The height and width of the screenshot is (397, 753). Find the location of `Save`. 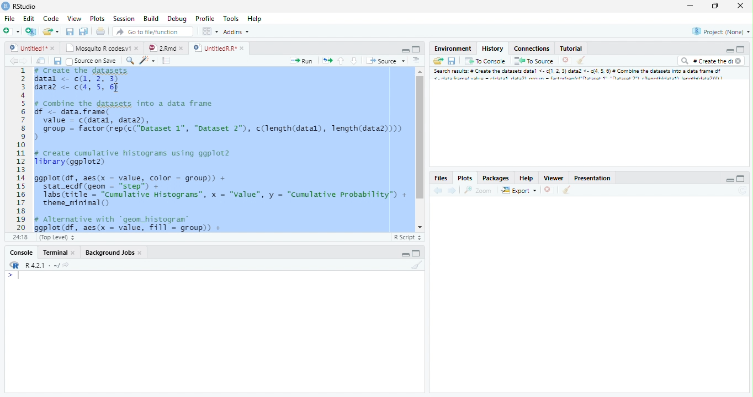

Save is located at coordinates (454, 60).